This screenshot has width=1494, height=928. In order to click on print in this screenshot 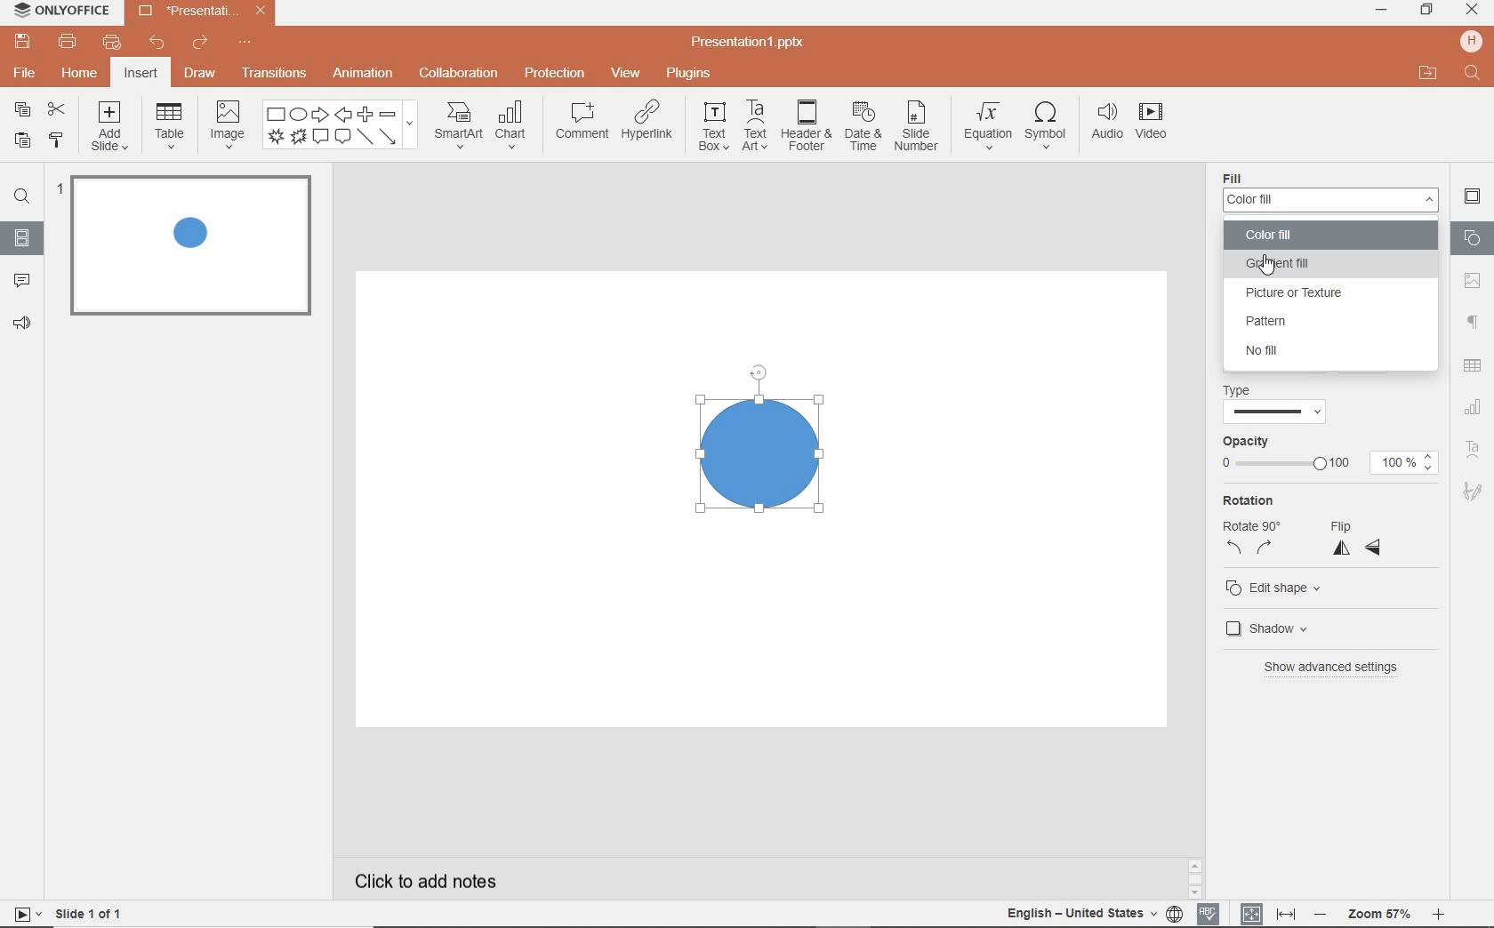, I will do `click(68, 41)`.